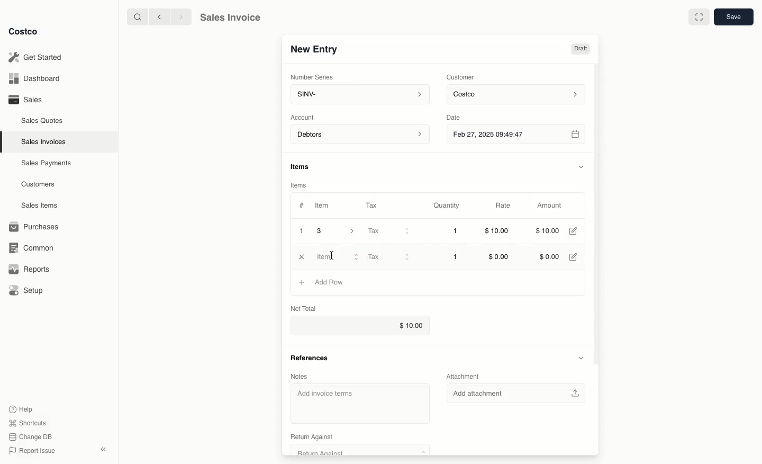 The width and height of the screenshot is (762, 464). I want to click on Save, so click(733, 17).